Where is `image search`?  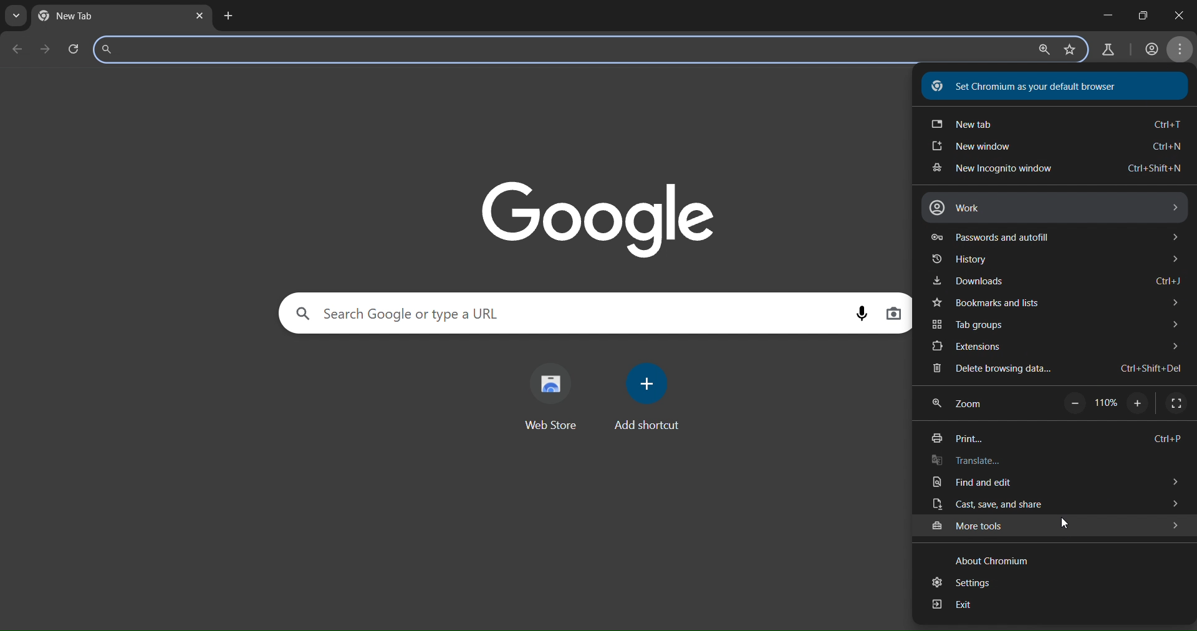 image search is located at coordinates (894, 315).